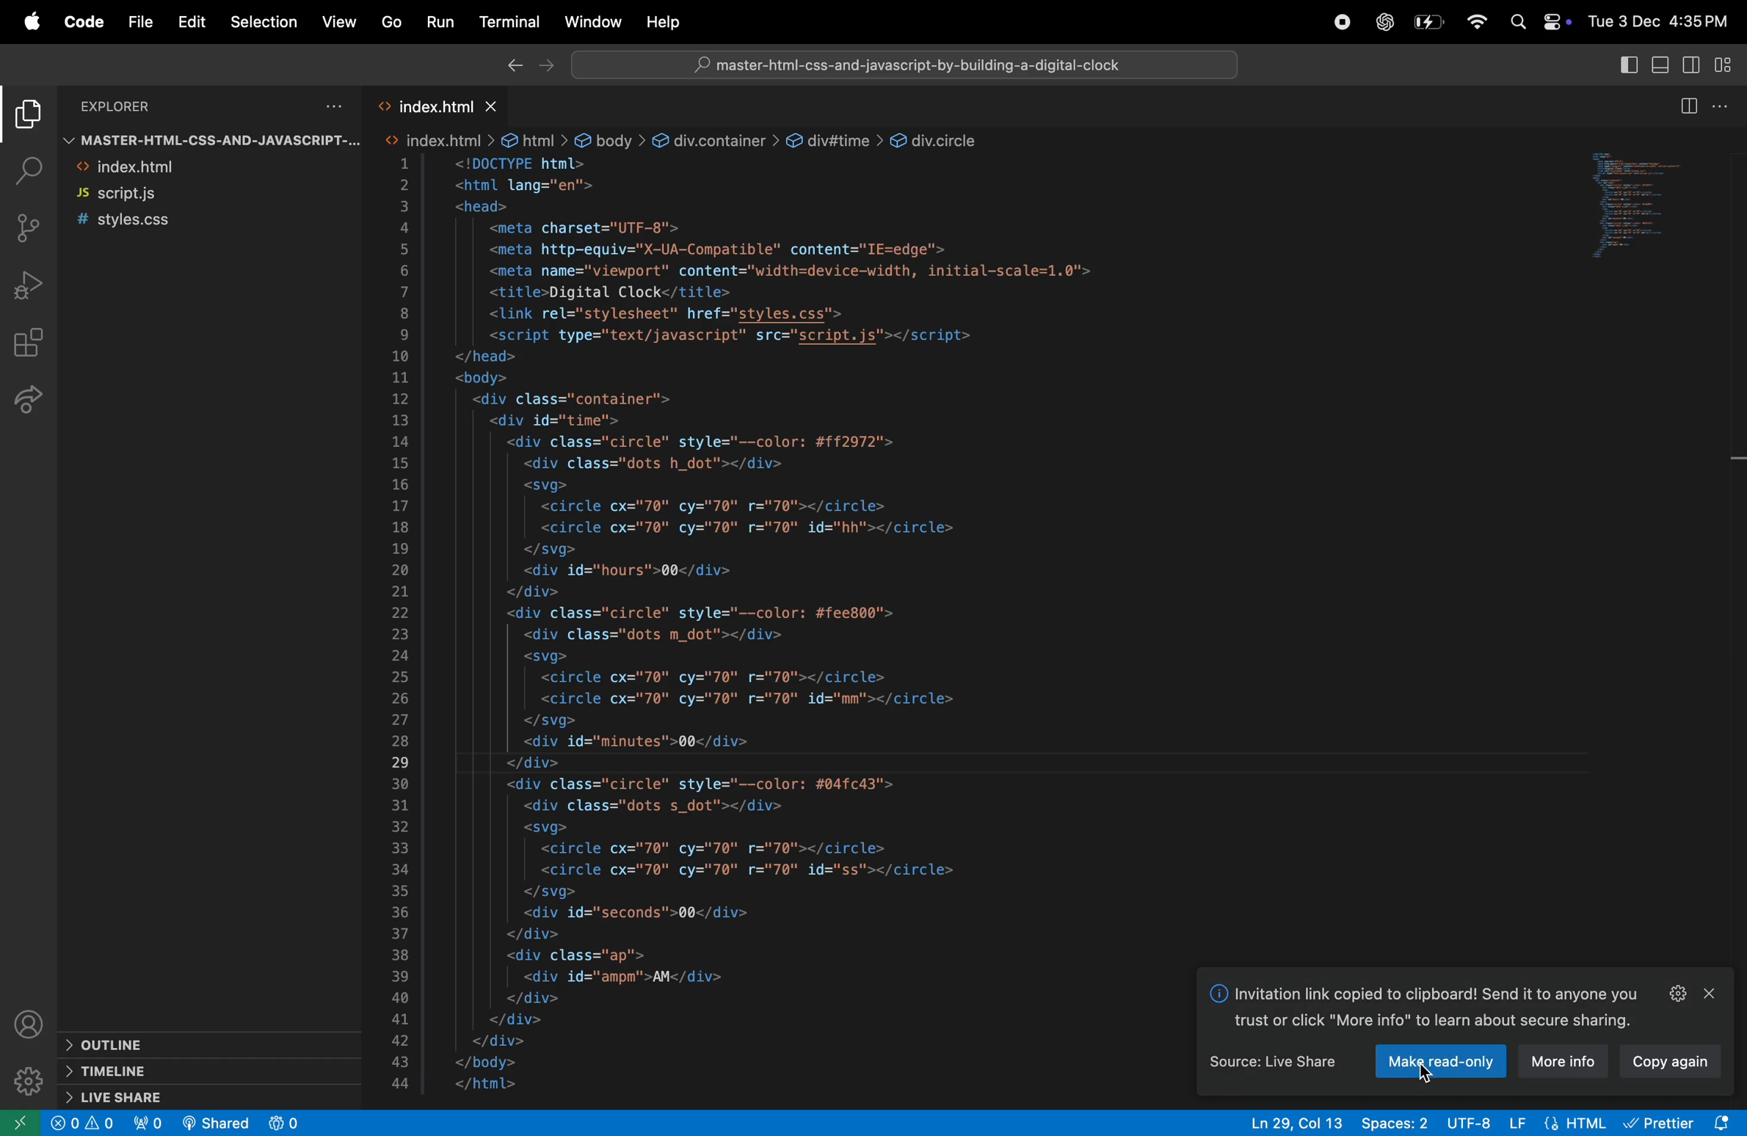 This screenshot has height=1136, width=1747. What do you see at coordinates (30, 1022) in the screenshot?
I see `profile` at bounding box center [30, 1022].